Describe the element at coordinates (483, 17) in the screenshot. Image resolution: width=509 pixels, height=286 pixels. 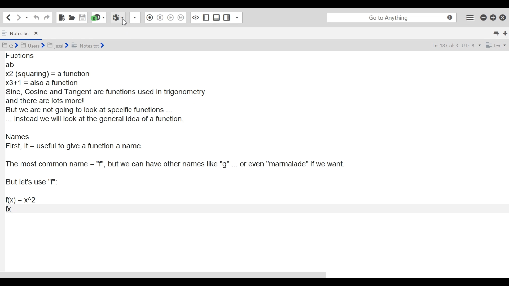
I see `minimize` at that location.